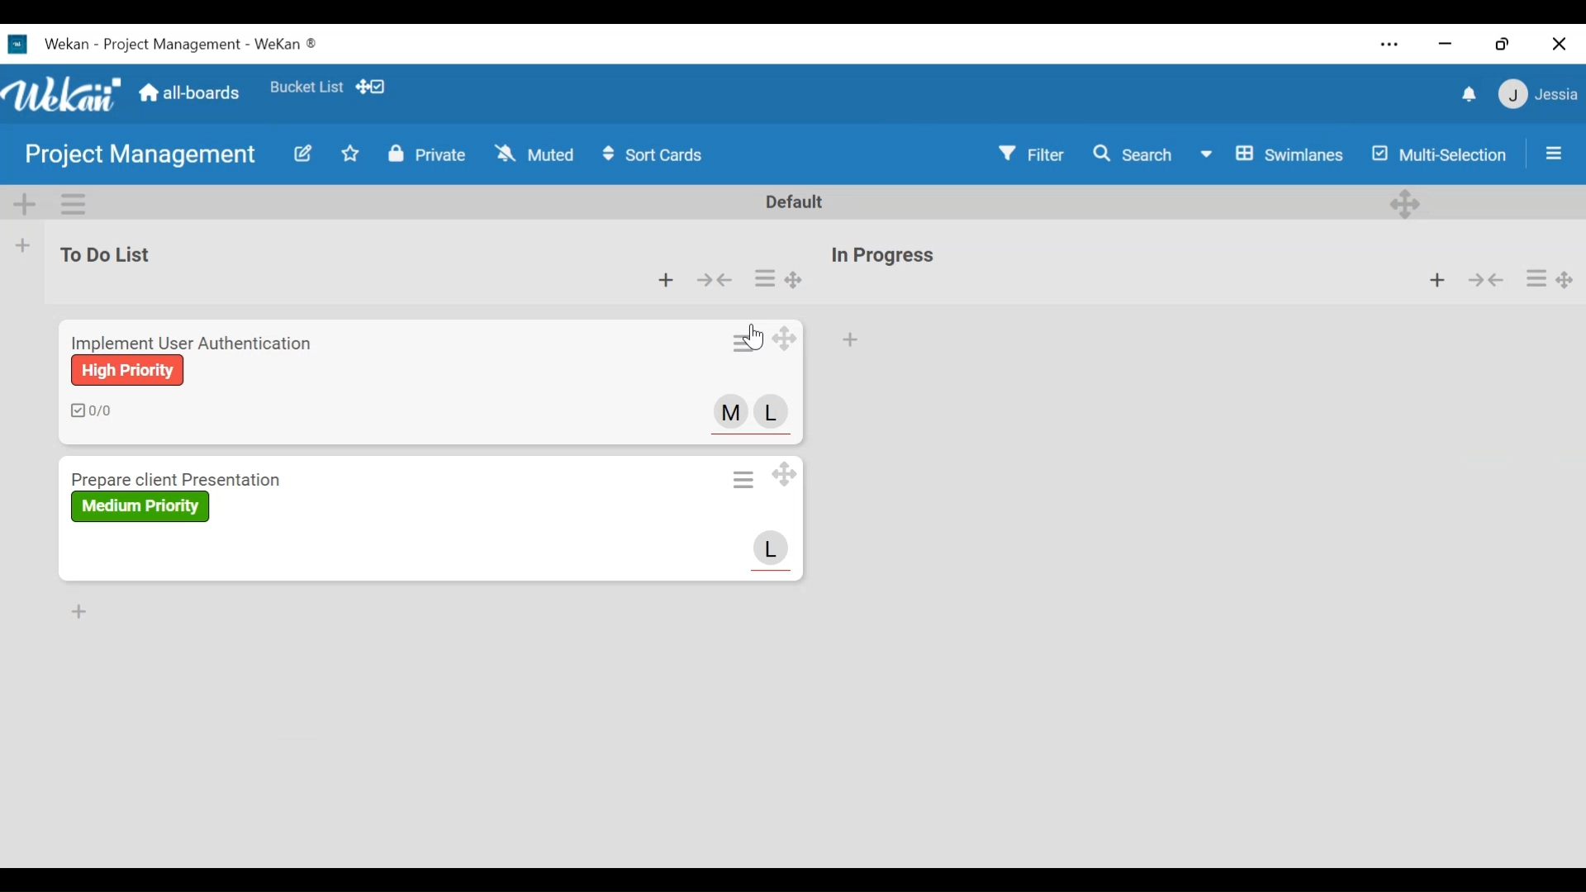 The width and height of the screenshot is (1586, 892). I want to click on Board Name, so click(137, 157).